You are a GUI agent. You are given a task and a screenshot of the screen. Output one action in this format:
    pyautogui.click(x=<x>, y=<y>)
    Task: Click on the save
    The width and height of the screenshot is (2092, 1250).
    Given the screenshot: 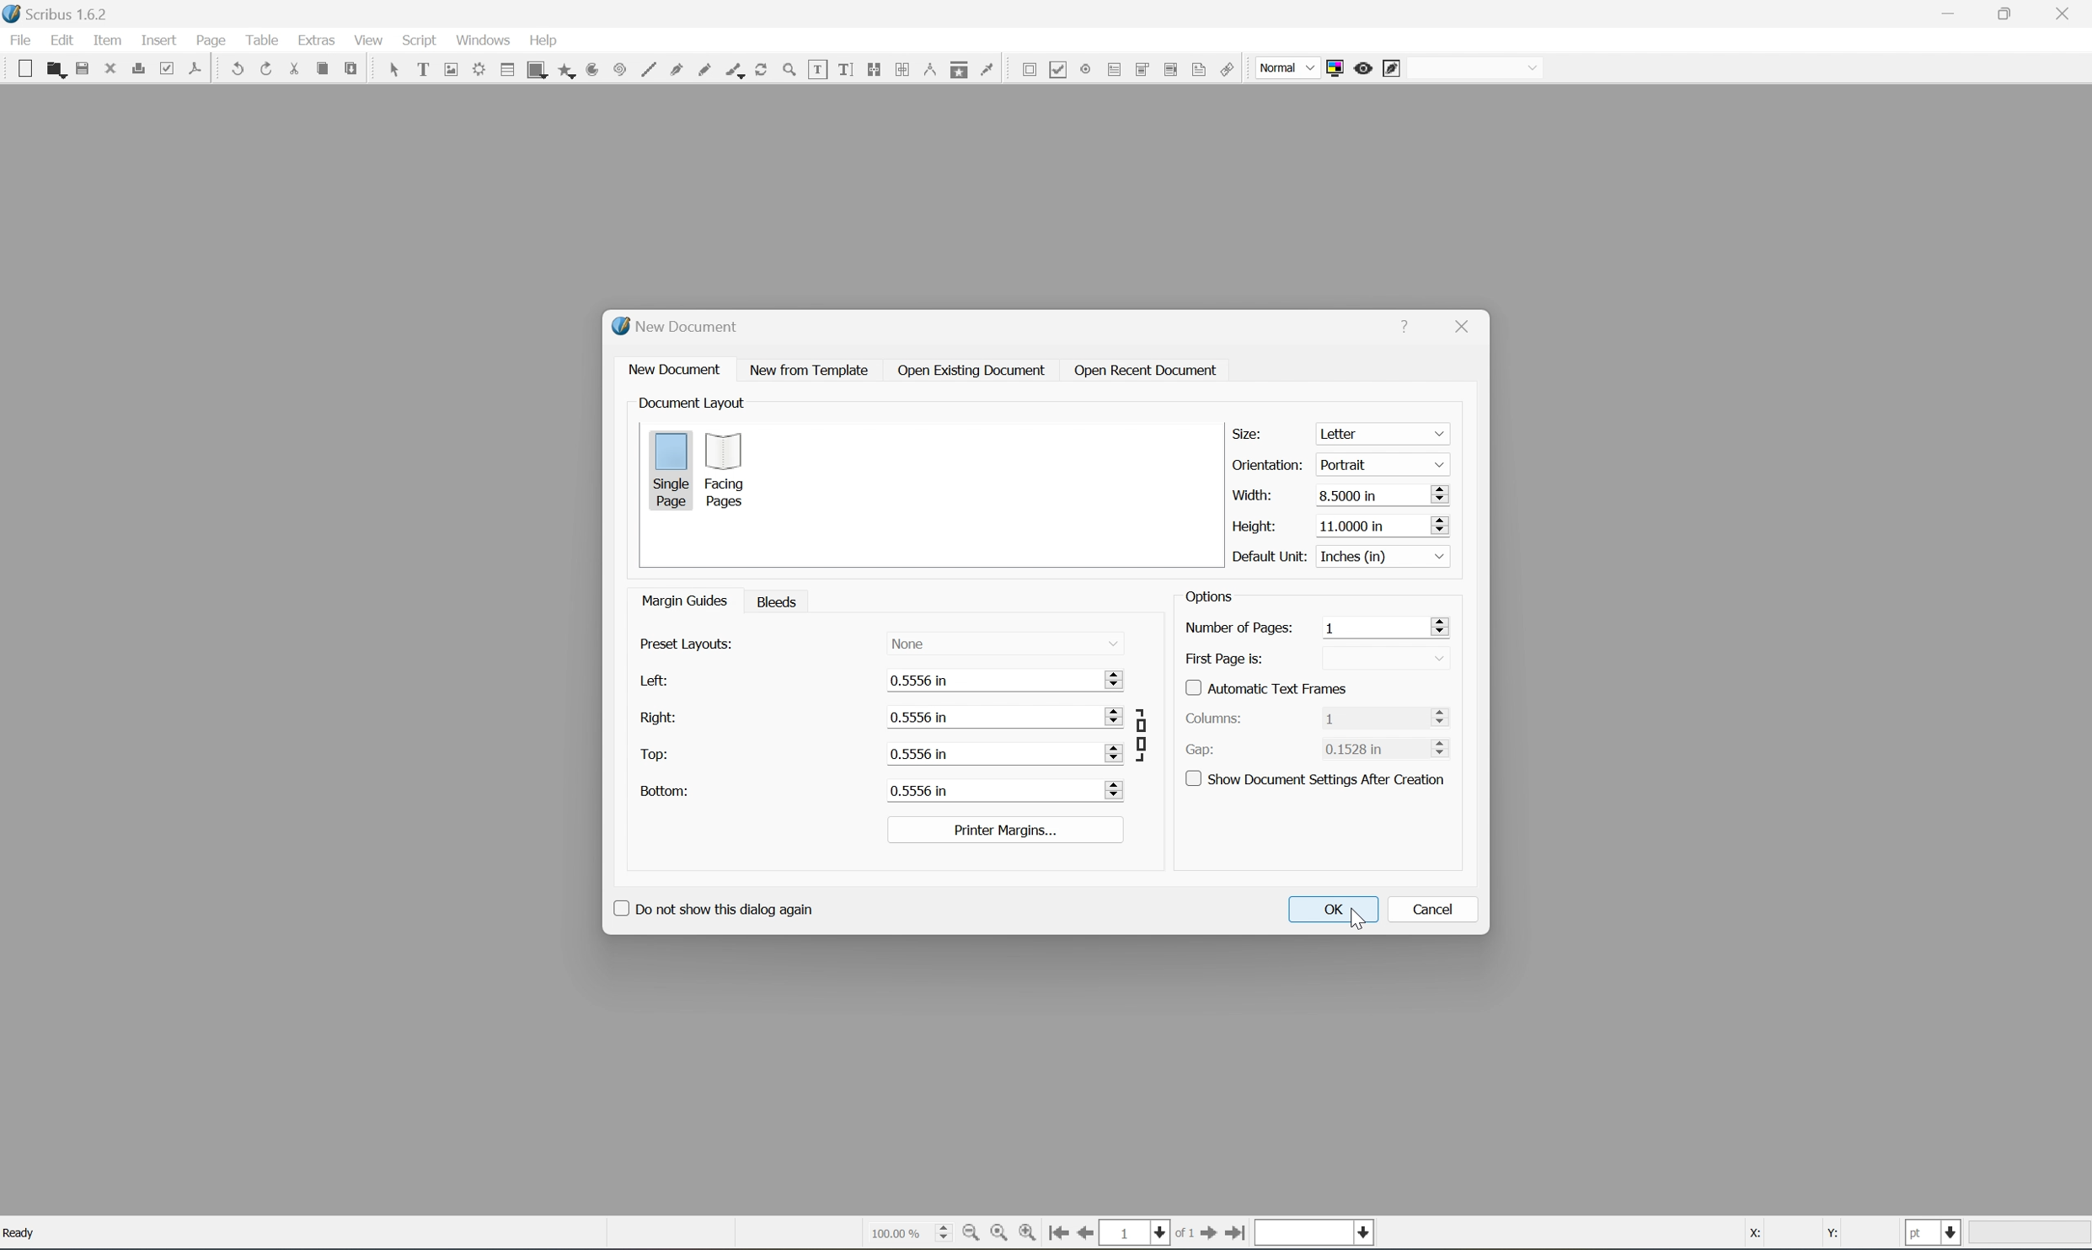 What is the action you would take?
    pyautogui.click(x=81, y=67)
    